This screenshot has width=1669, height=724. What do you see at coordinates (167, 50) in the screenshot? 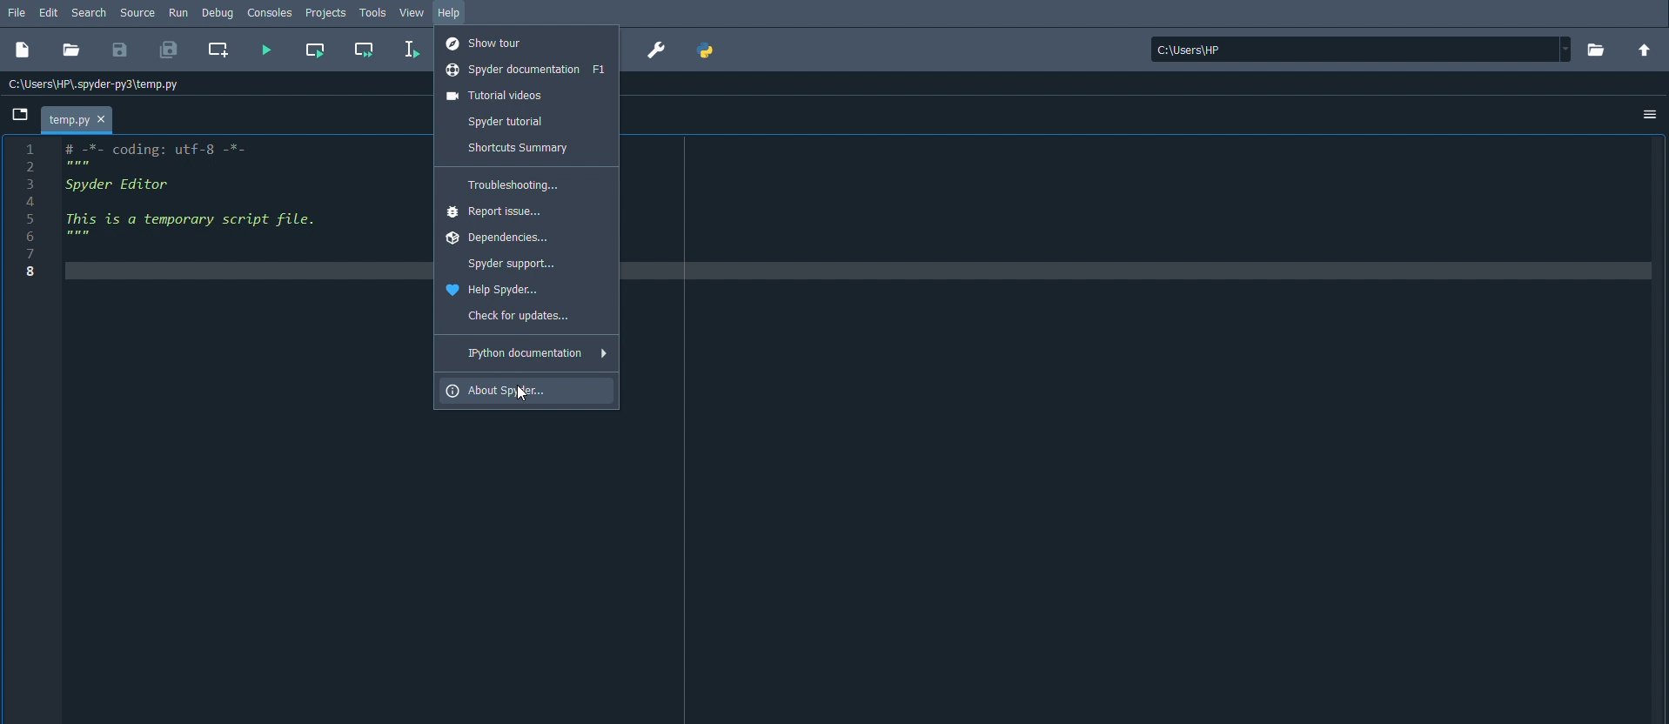
I see `Save all files` at bounding box center [167, 50].